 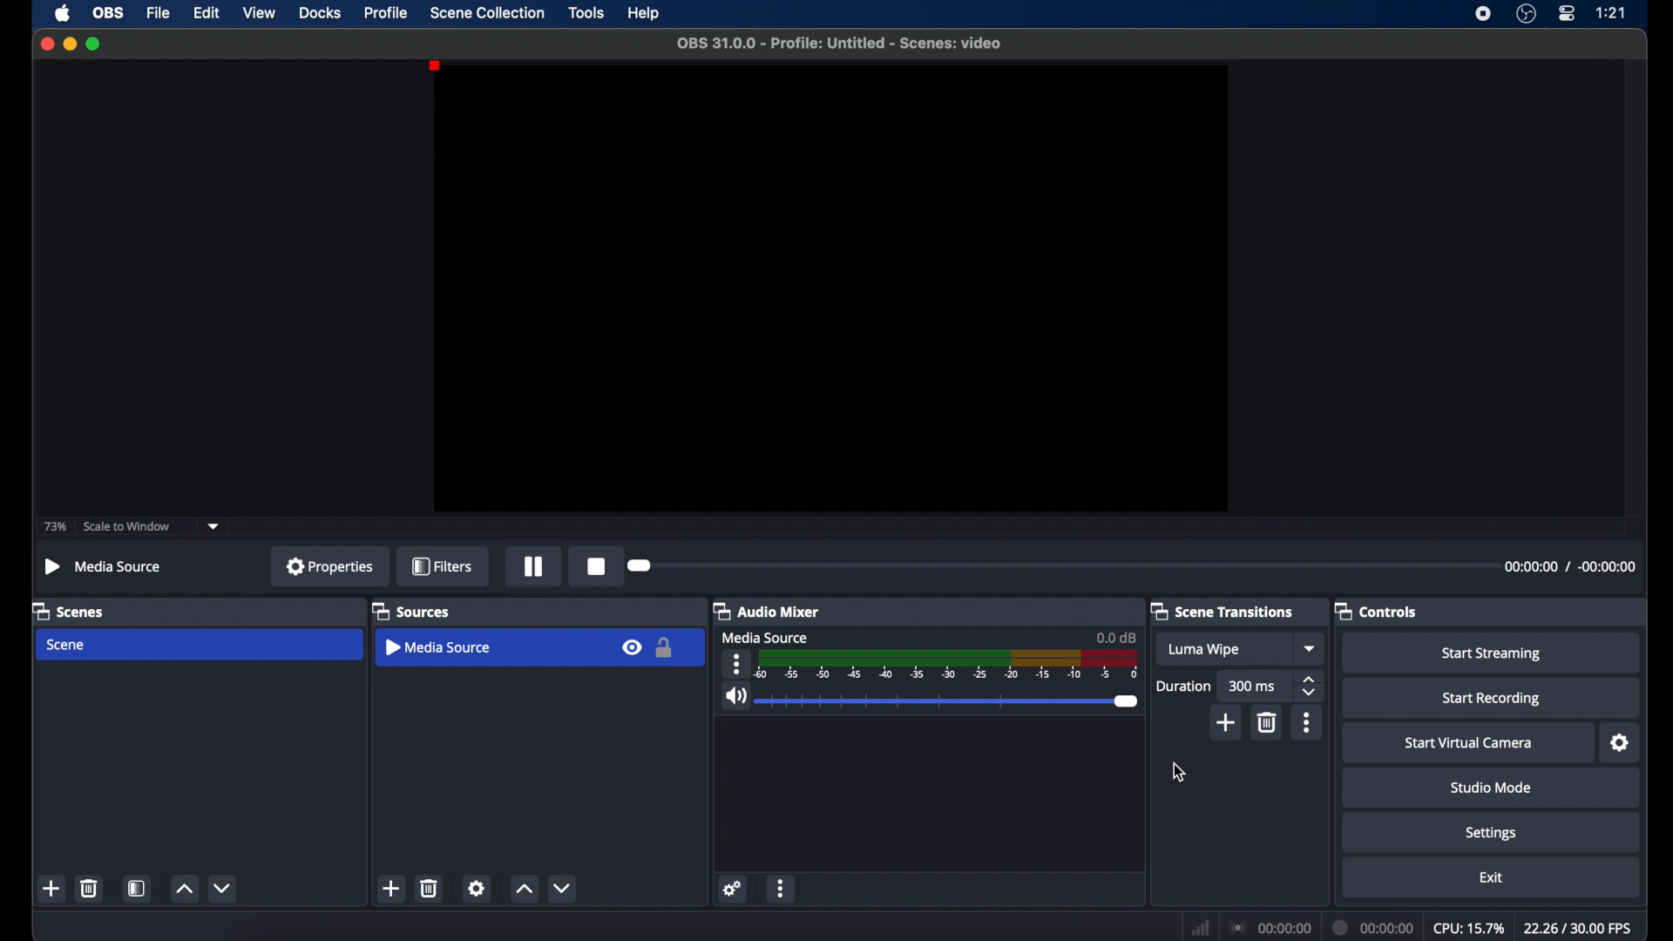 I want to click on tools, so click(x=586, y=13).